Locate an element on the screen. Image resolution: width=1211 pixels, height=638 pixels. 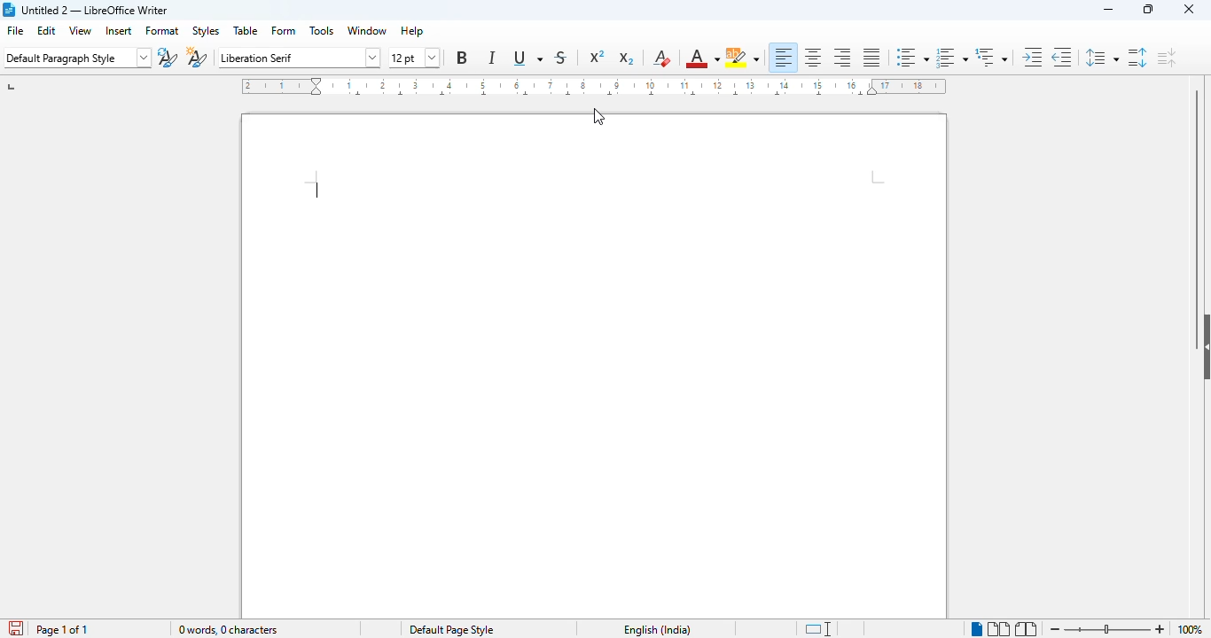
vertical scroll bar is located at coordinates (1196, 197).